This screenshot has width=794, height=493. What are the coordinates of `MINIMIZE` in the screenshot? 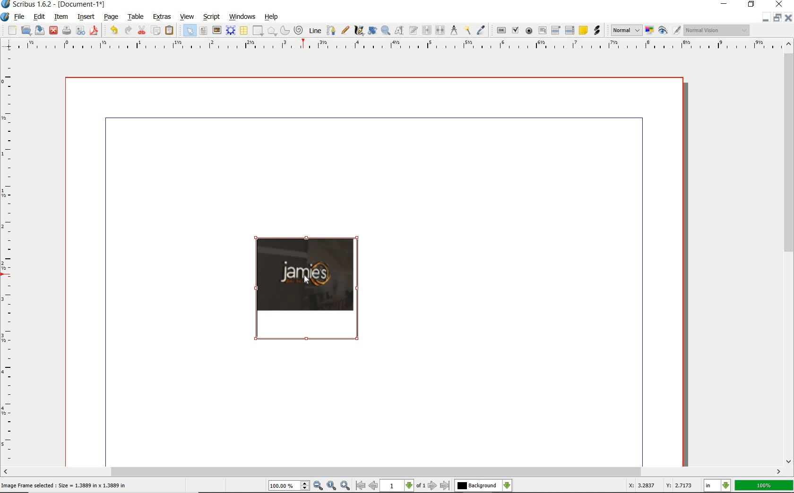 It's located at (724, 4).